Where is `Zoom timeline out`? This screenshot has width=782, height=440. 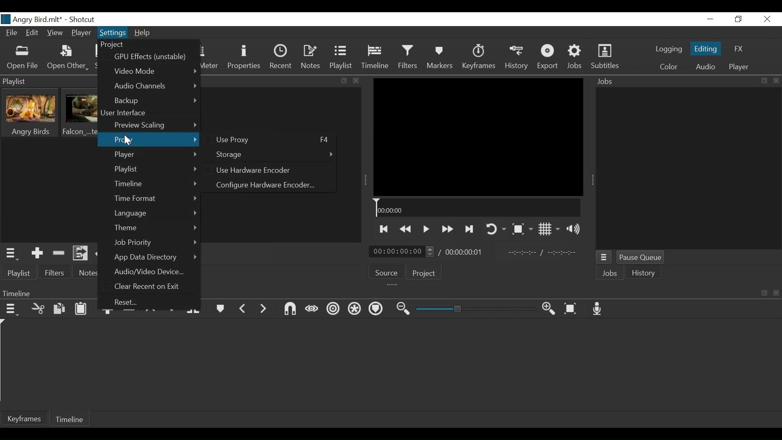
Zoom timeline out is located at coordinates (400, 309).